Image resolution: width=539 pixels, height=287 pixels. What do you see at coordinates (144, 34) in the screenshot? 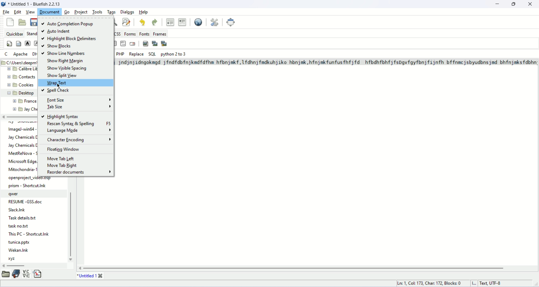
I see `fonts` at bounding box center [144, 34].